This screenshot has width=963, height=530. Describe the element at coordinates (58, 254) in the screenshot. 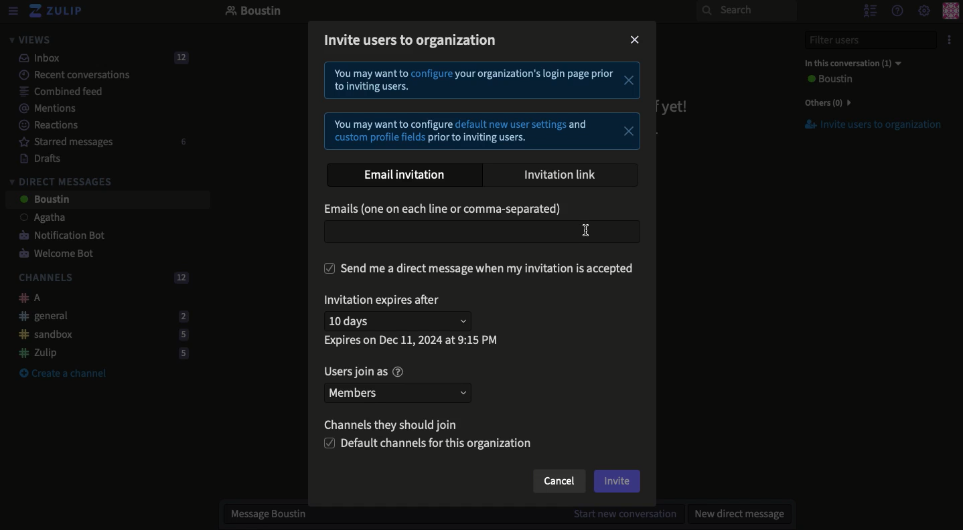

I see `Welcome bot` at that location.